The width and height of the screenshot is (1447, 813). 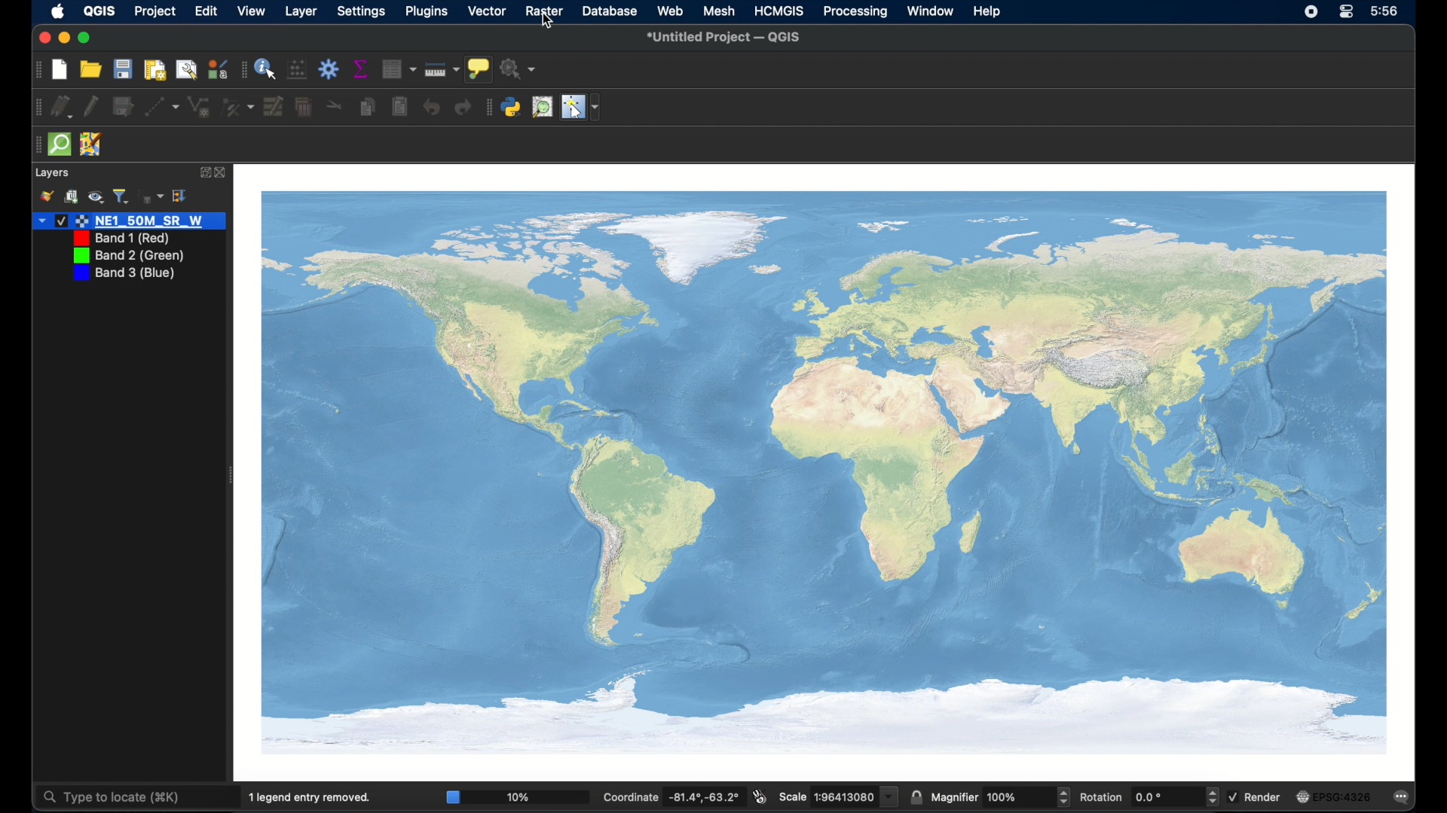 What do you see at coordinates (304, 105) in the screenshot?
I see `delete selected` at bounding box center [304, 105].